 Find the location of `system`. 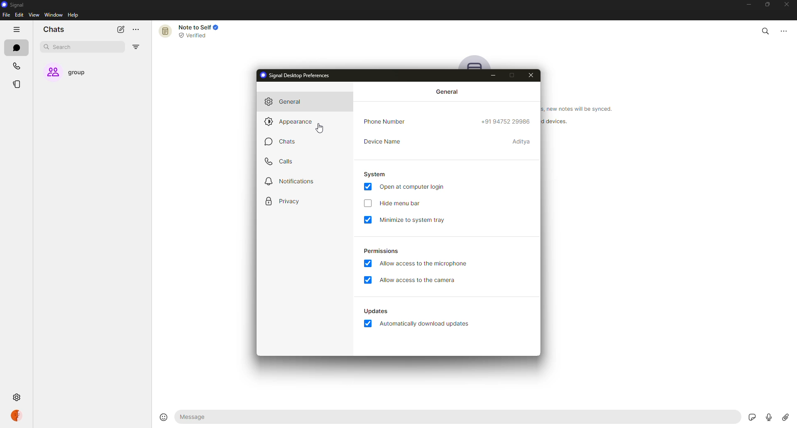

system is located at coordinates (375, 174).